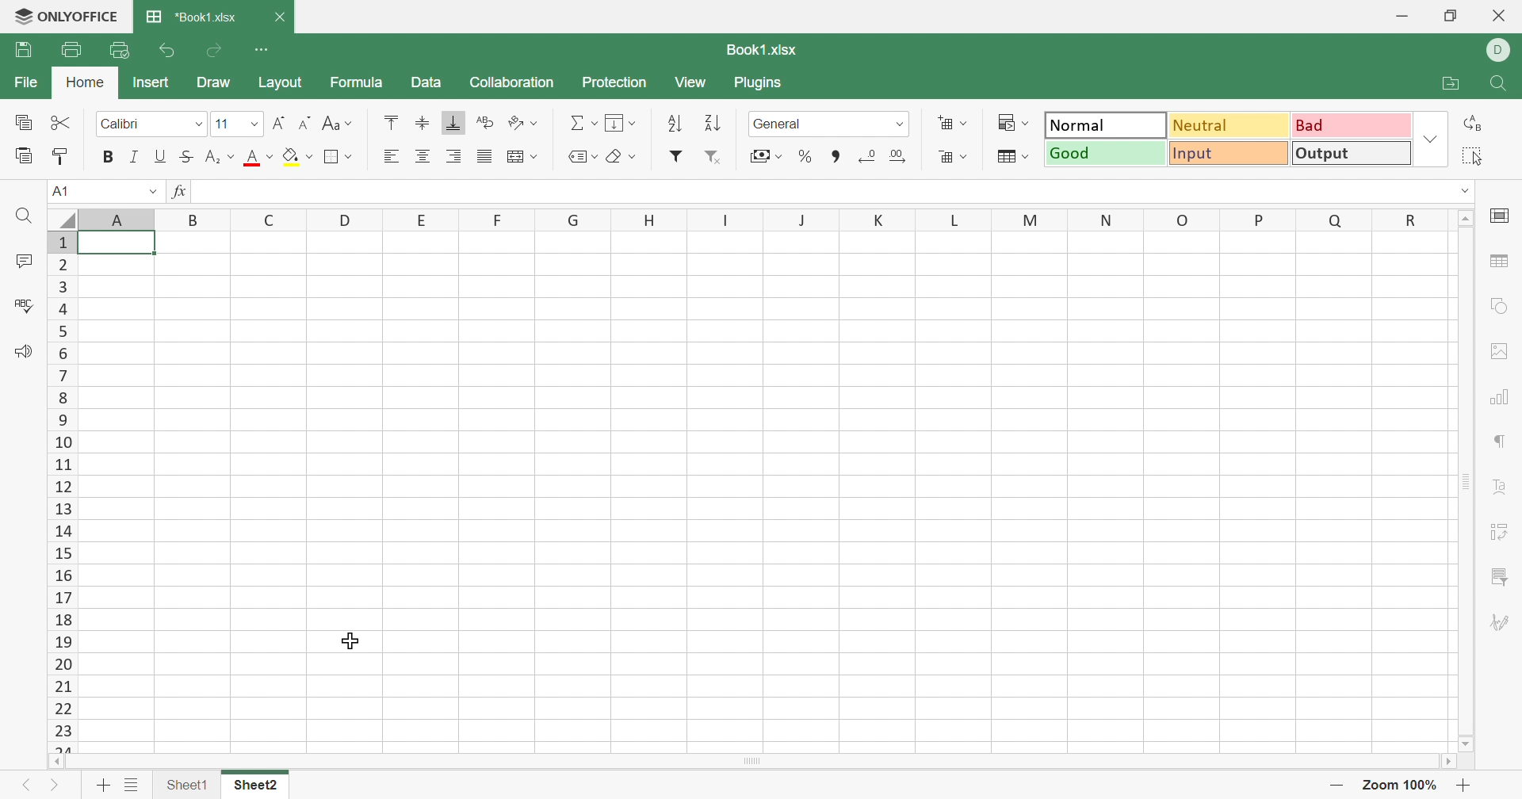  I want to click on Align Center, so click(423, 155).